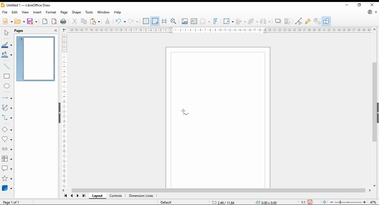 This screenshot has height=205, width=379. What do you see at coordinates (26, 12) in the screenshot?
I see `view` at bounding box center [26, 12].